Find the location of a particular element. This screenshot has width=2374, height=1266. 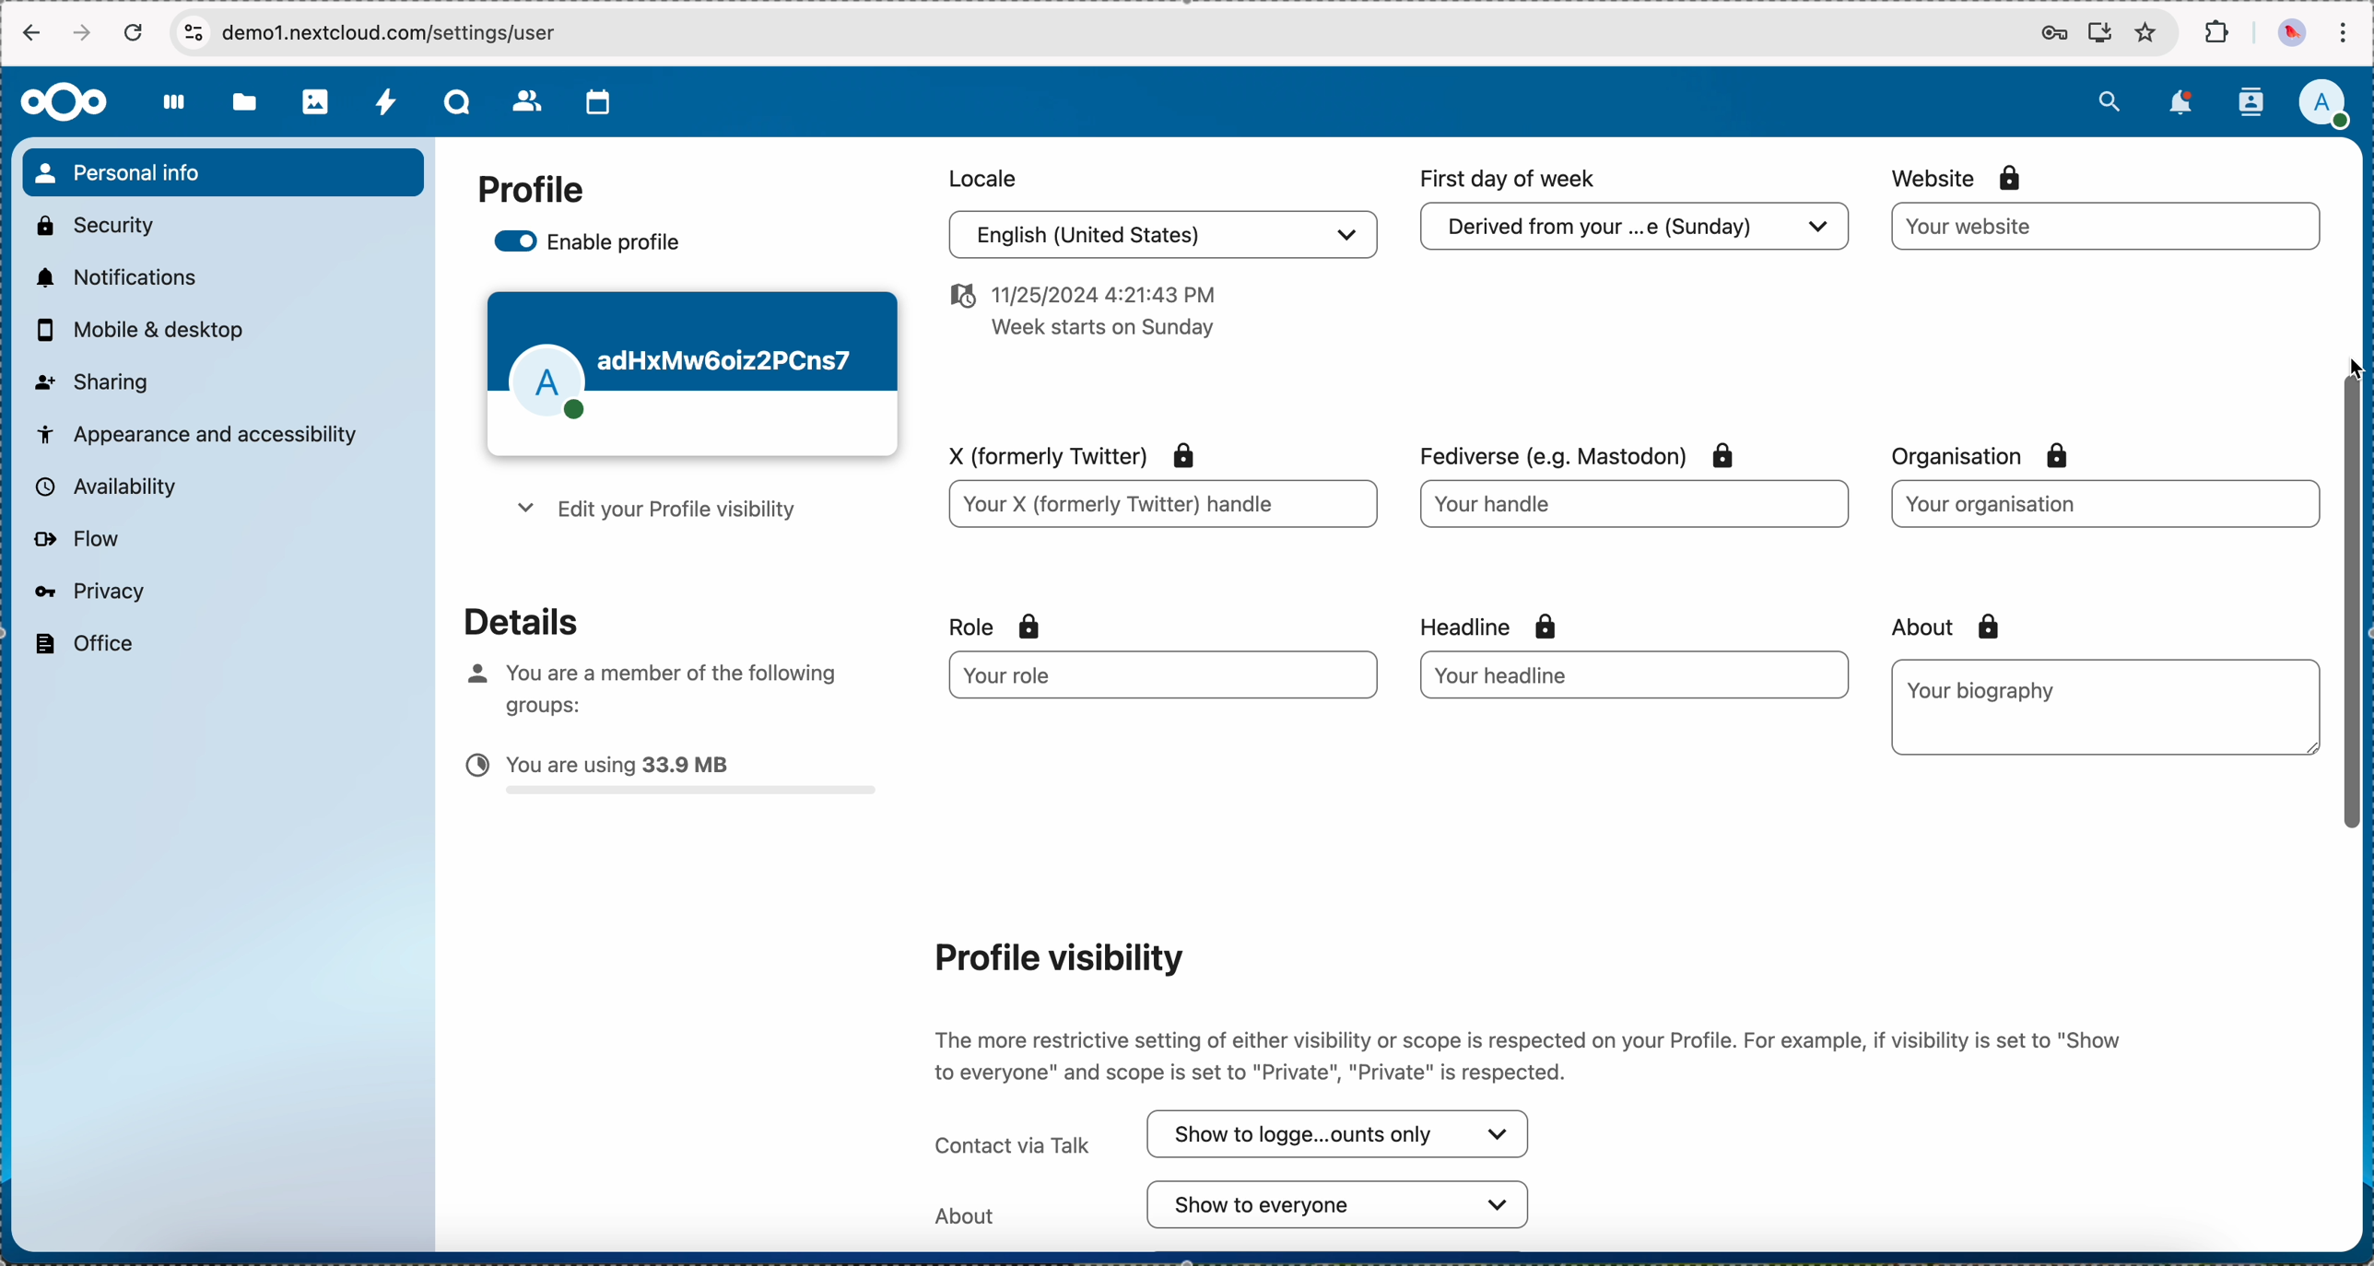

profile is located at coordinates (530, 191).